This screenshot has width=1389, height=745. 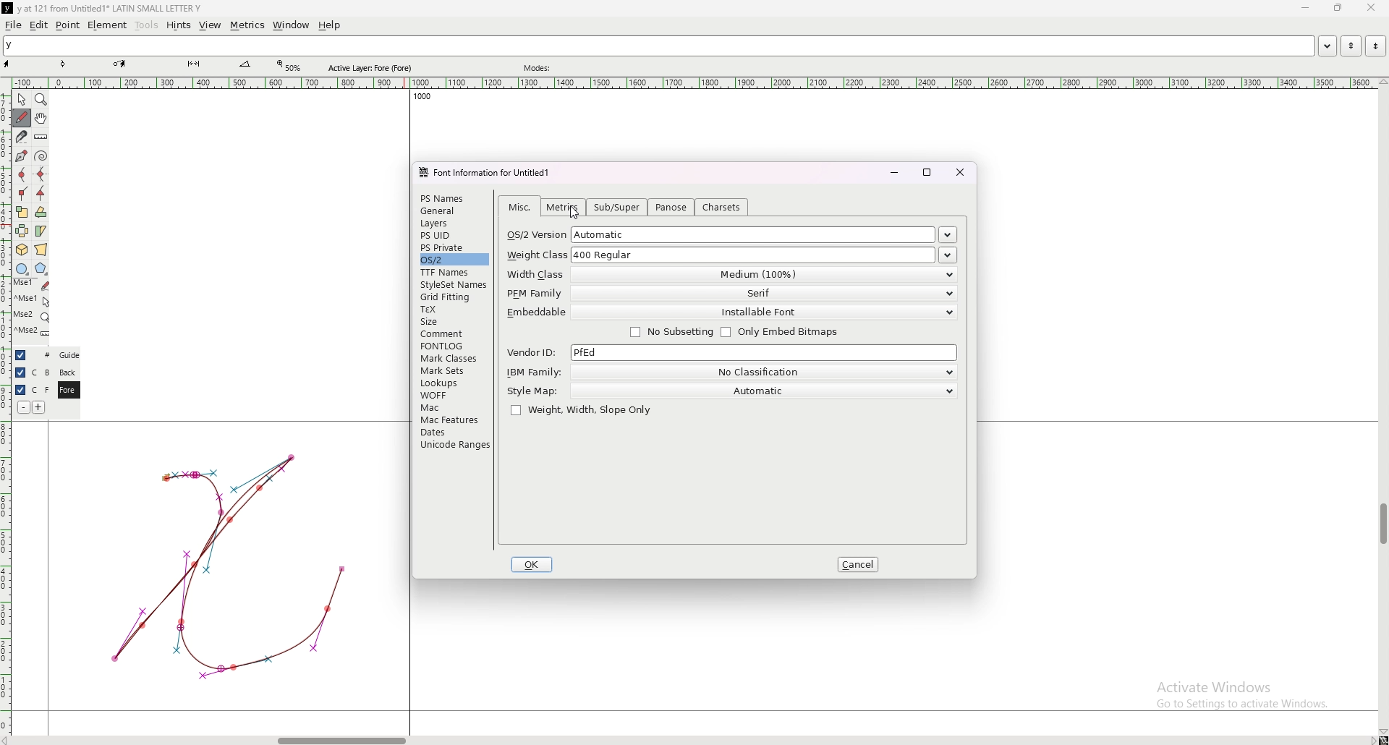 I want to click on next word, so click(x=1372, y=46).